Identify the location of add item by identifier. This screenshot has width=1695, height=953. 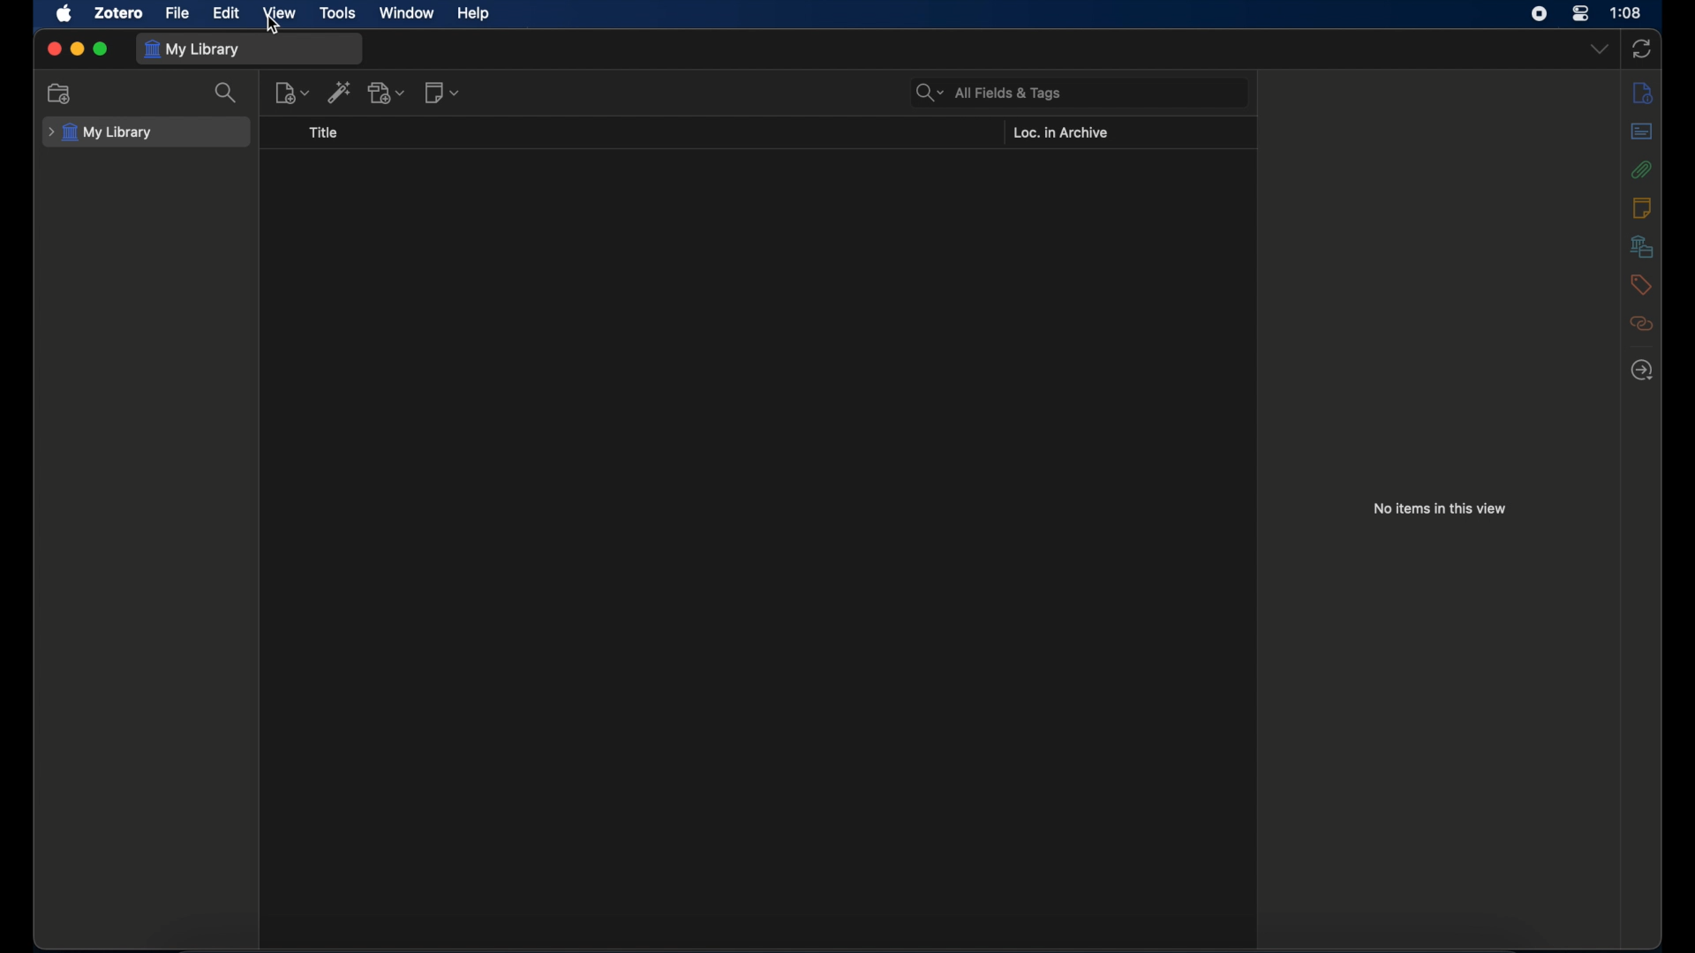
(339, 92).